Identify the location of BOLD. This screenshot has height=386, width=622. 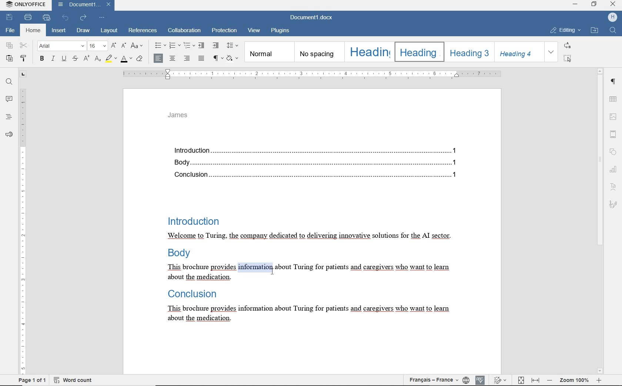
(42, 59).